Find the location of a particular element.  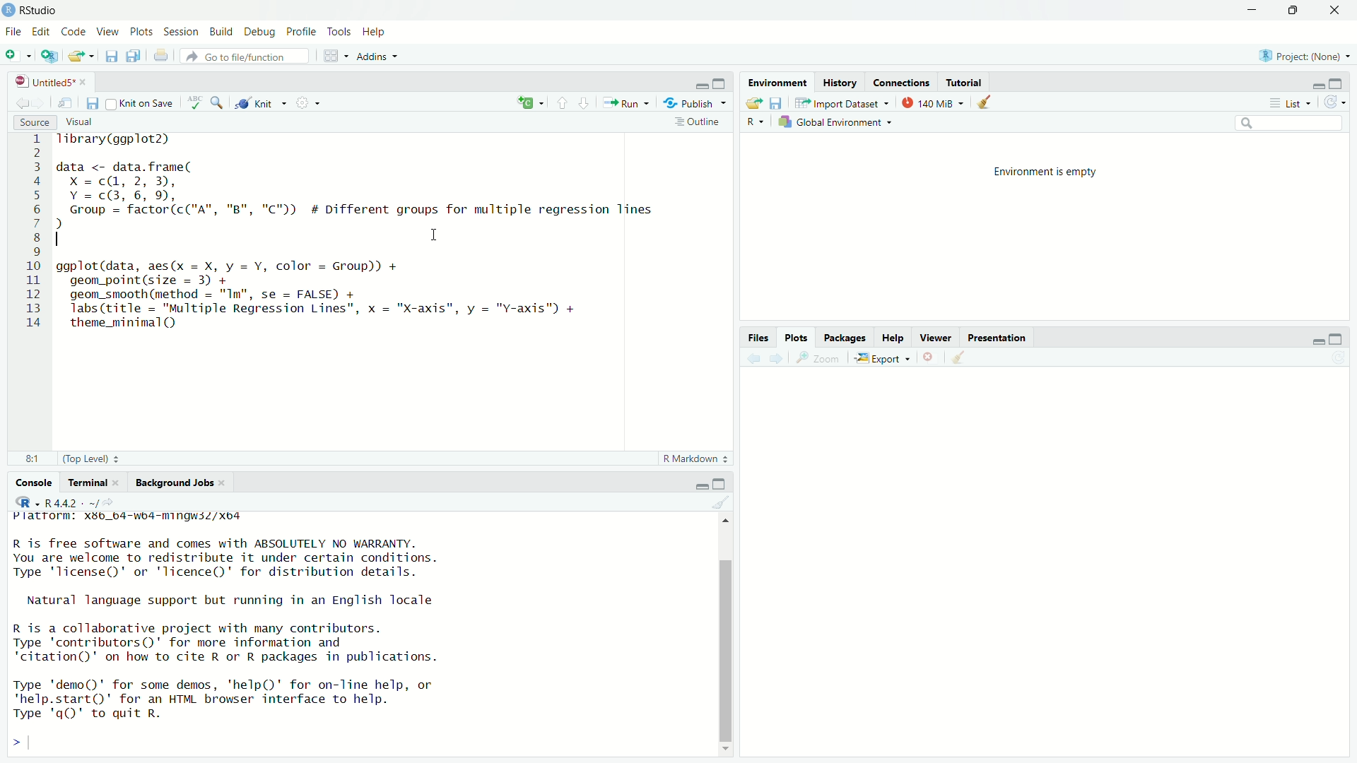

upward is located at coordinates (560, 102).